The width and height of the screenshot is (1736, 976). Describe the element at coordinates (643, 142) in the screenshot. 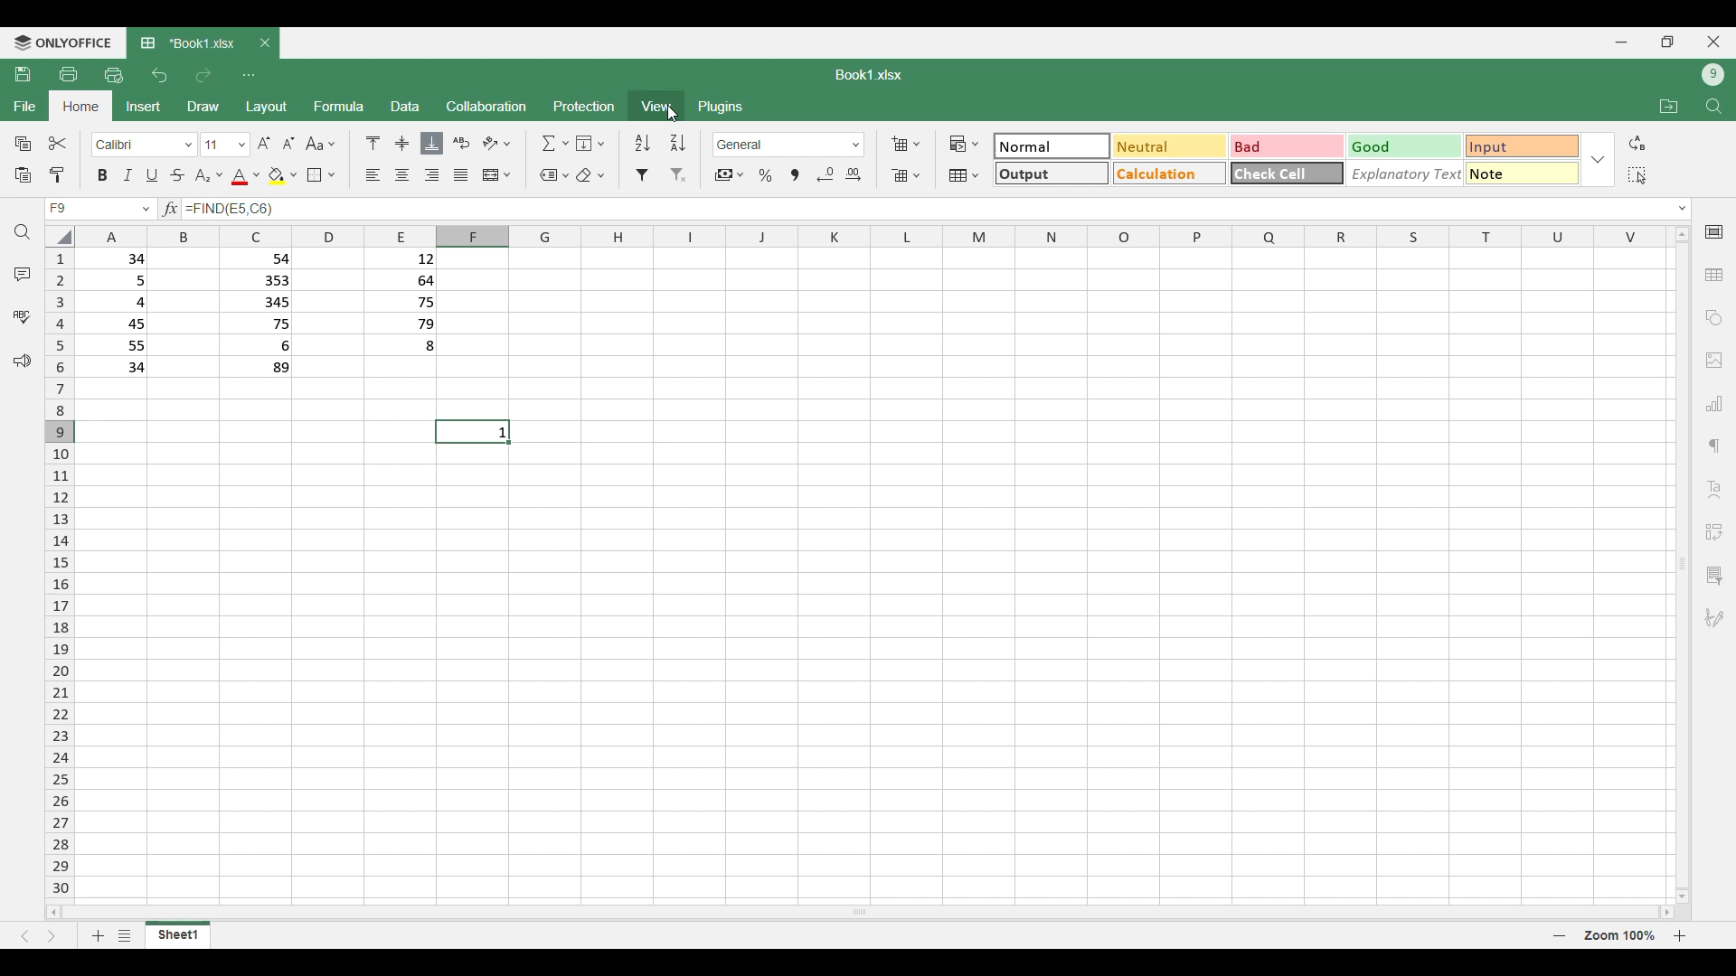

I see `Sort from A to Z` at that location.